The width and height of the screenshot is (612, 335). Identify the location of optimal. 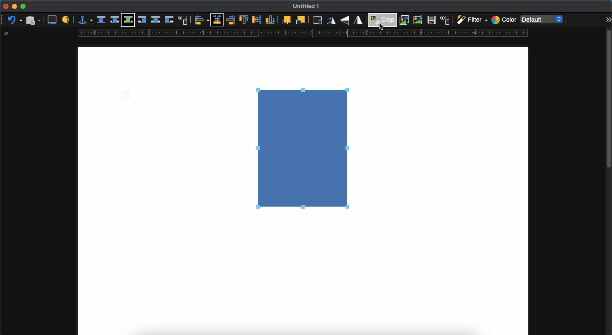
(127, 21).